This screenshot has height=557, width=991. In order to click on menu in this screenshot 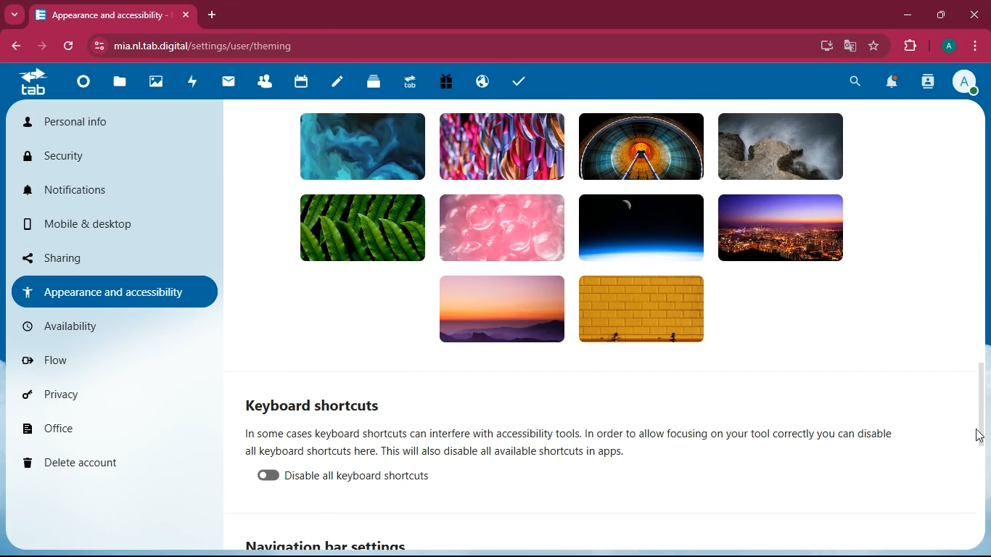, I will do `click(973, 45)`.